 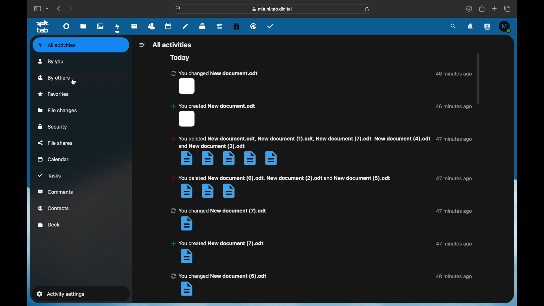 I want to click on cursor, so click(x=74, y=83).